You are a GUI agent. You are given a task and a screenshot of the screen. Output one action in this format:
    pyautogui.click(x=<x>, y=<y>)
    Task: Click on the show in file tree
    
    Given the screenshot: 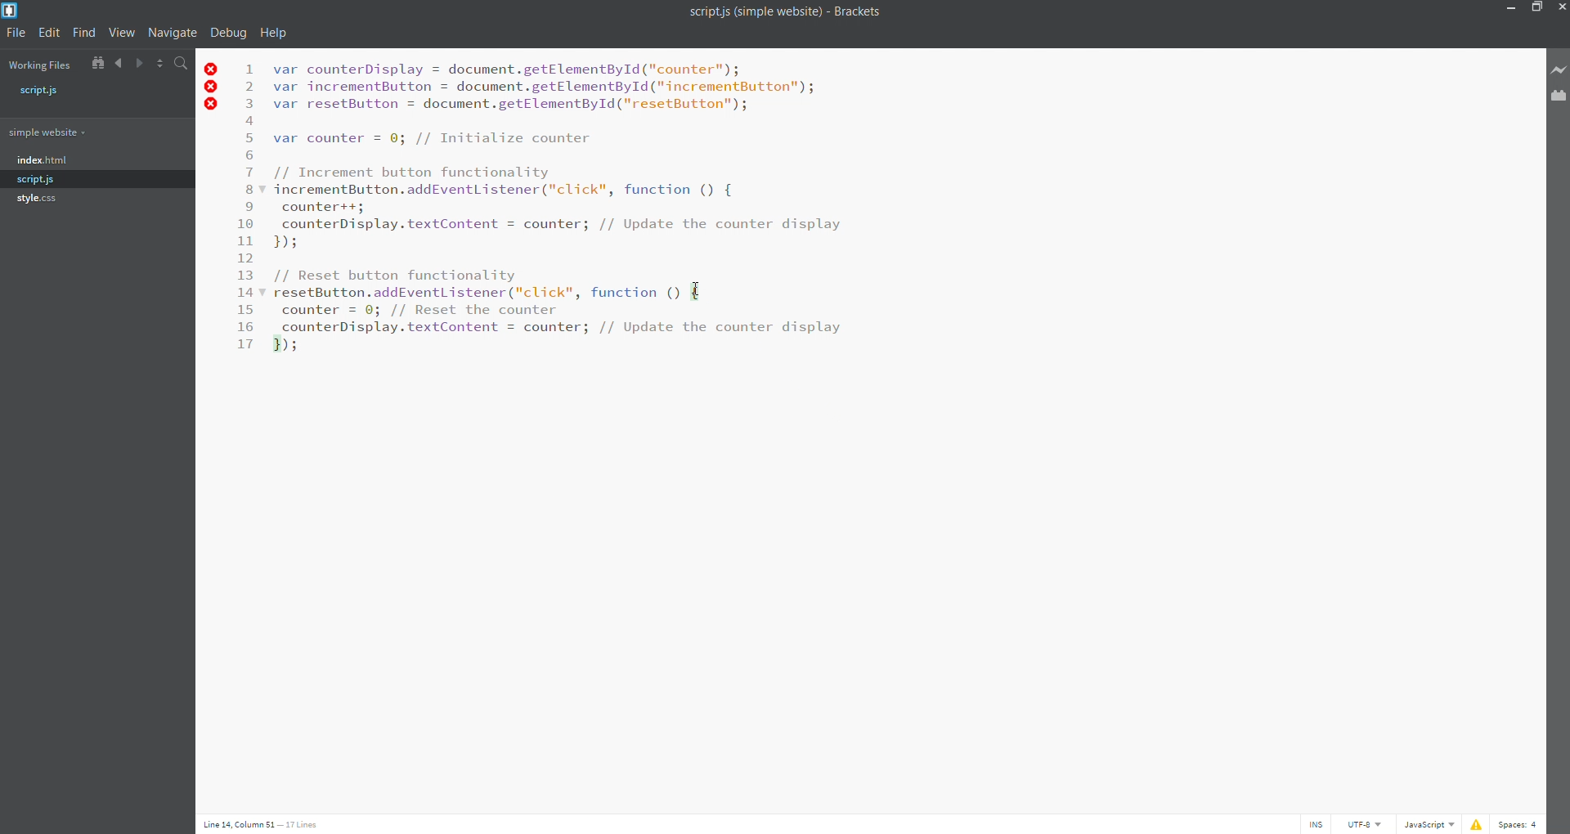 What is the action you would take?
    pyautogui.click(x=93, y=61)
    